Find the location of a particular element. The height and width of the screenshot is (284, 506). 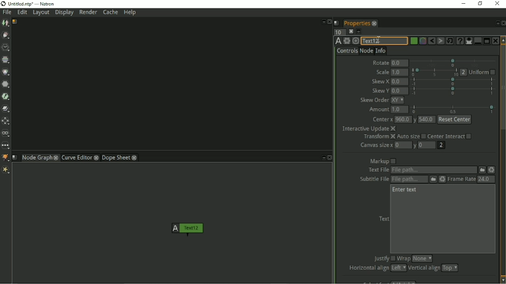

Horizontal align is located at coordinates (367, 268).